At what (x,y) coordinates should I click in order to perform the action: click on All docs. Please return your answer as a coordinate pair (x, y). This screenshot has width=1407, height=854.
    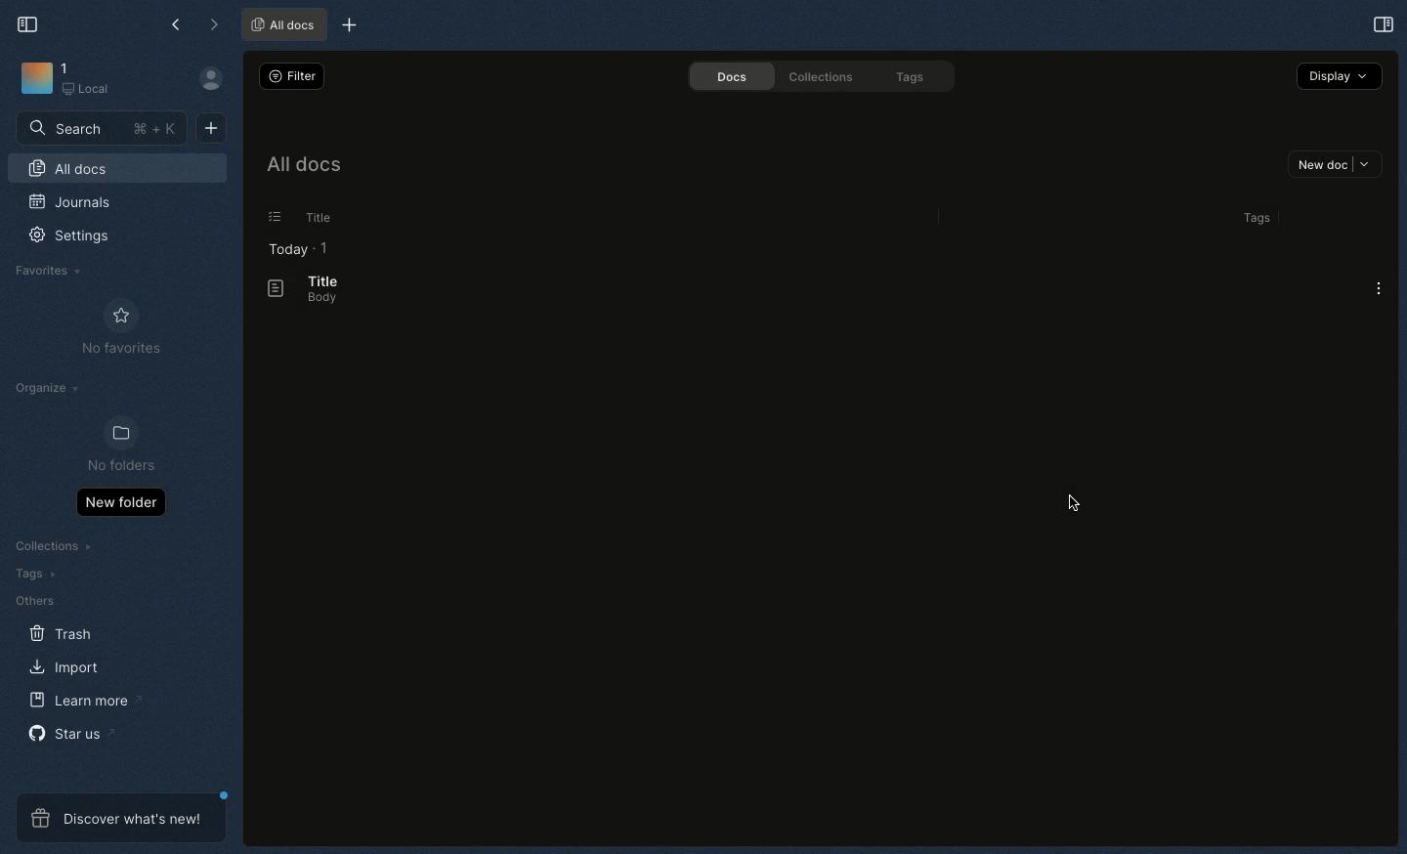
    Looking at the image, I should click on (283, 23).